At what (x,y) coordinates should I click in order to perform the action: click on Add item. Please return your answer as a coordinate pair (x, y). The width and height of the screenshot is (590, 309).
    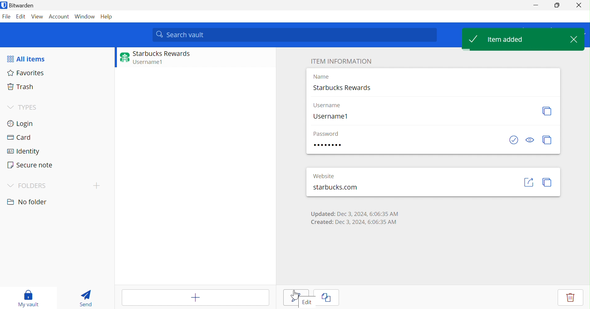
    Looking at the image, I should click on (185, 297).